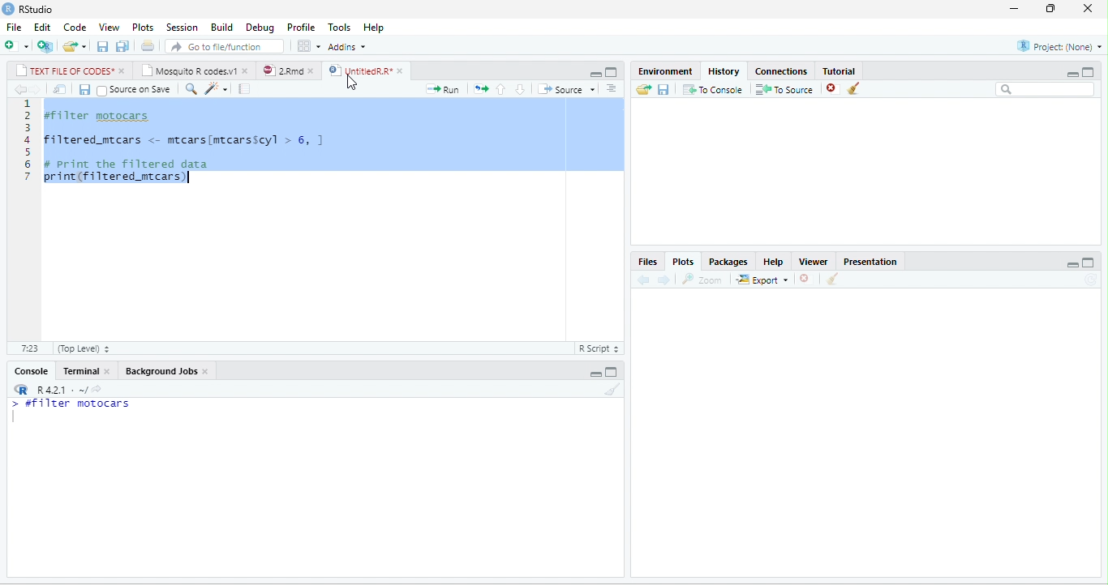 The width and height of the screenshot is (1108, 585). What do you see at coordinates (61, 389) in the screenshot?
I see `R 4.2.1 ~/` at bounding box center [61, 389].